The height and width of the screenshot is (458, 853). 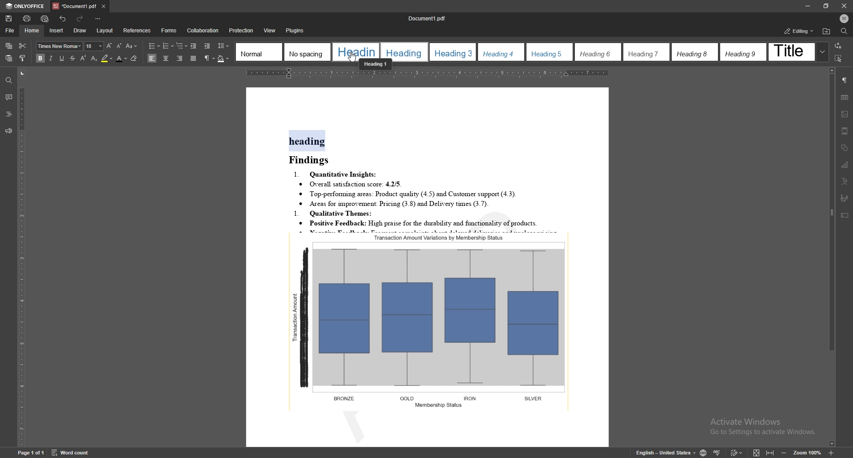 What do you see at coordinates (313, 160) in the screenshot?
I see `Findings` at bounding box center [313, 160].